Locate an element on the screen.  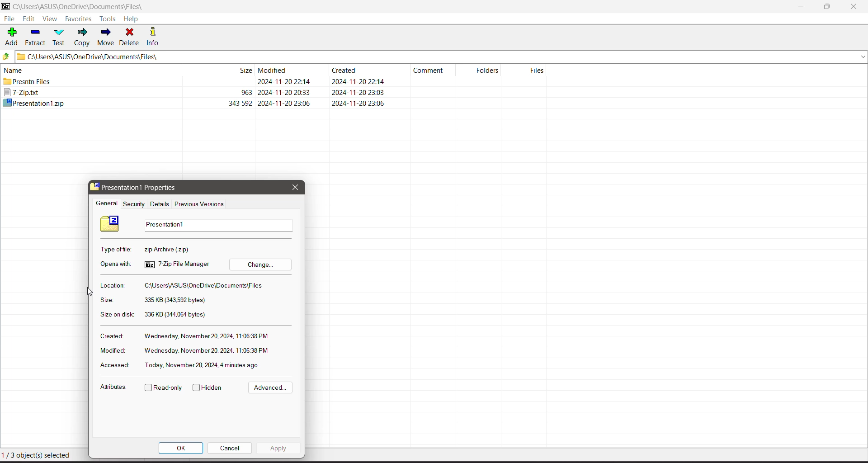
Restore Down is located at coordinates (828, 7).